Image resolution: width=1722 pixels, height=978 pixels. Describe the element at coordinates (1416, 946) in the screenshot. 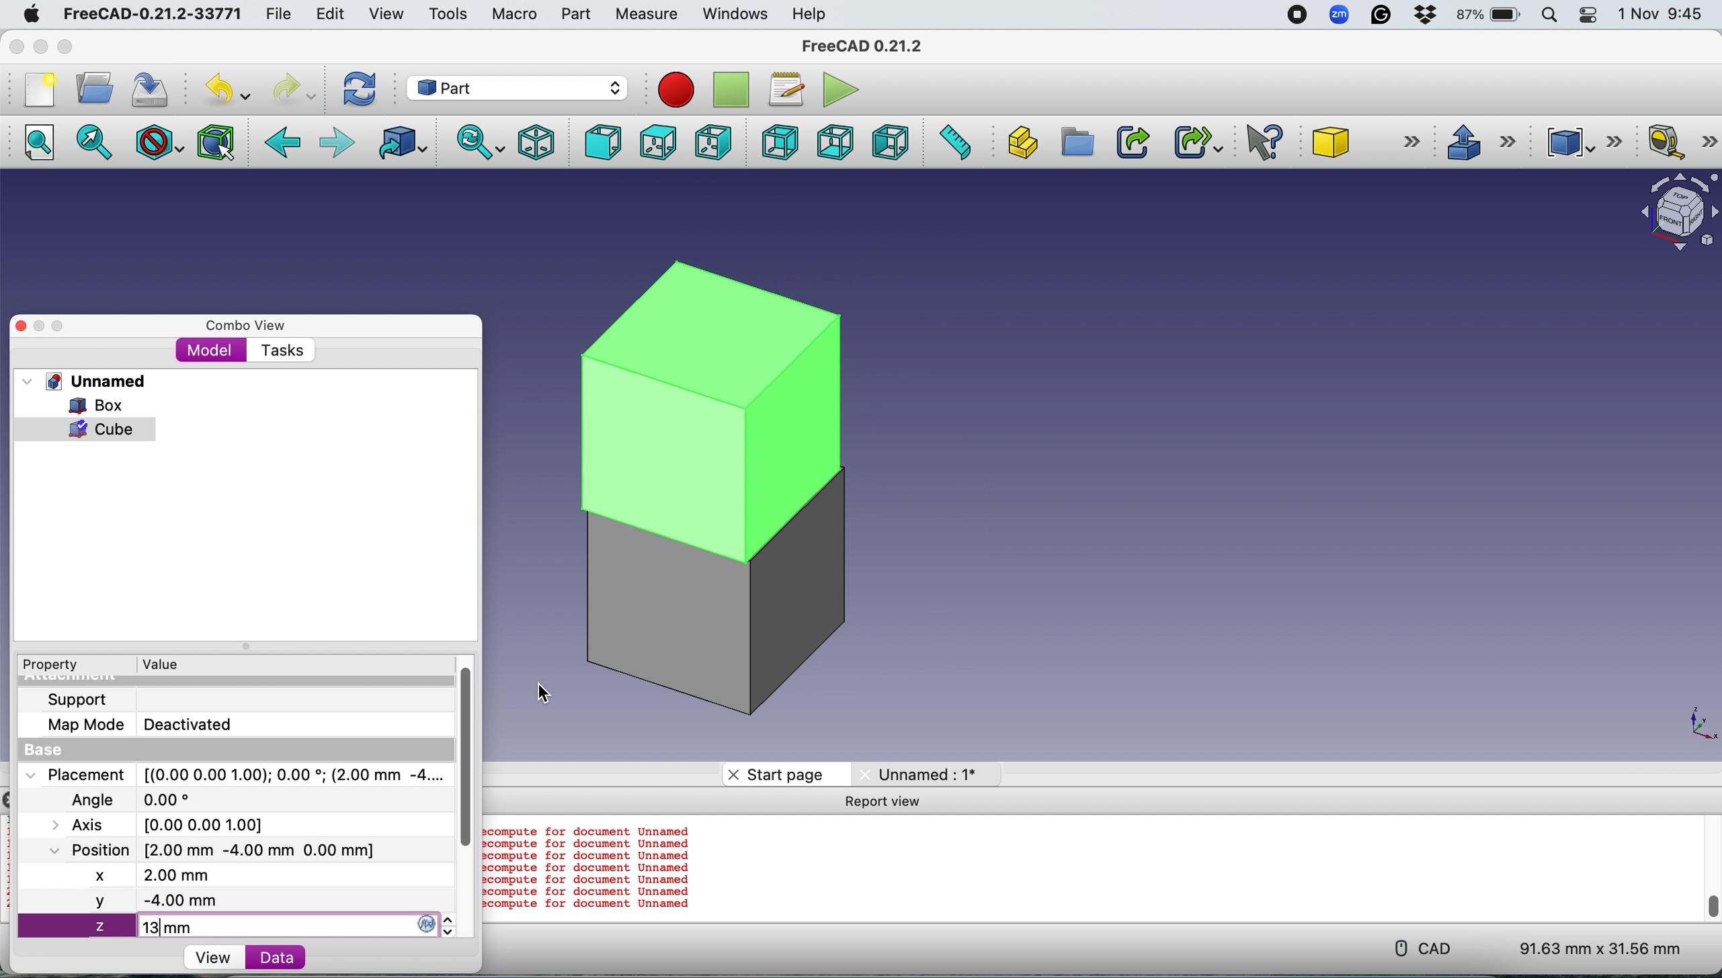

I see `CAD` at that location.